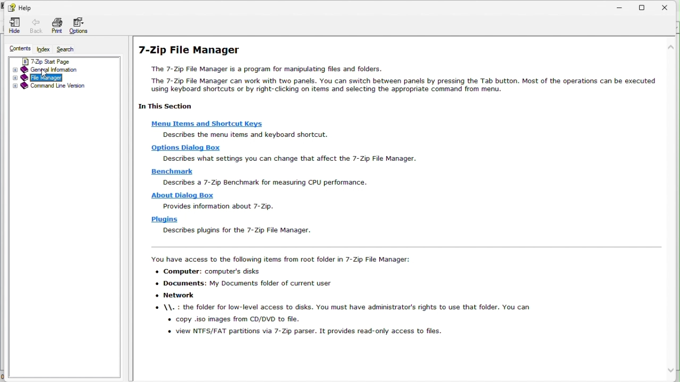  Describe the element at coordinates (46, 49) in the screenshot. I see `Index` at that location.